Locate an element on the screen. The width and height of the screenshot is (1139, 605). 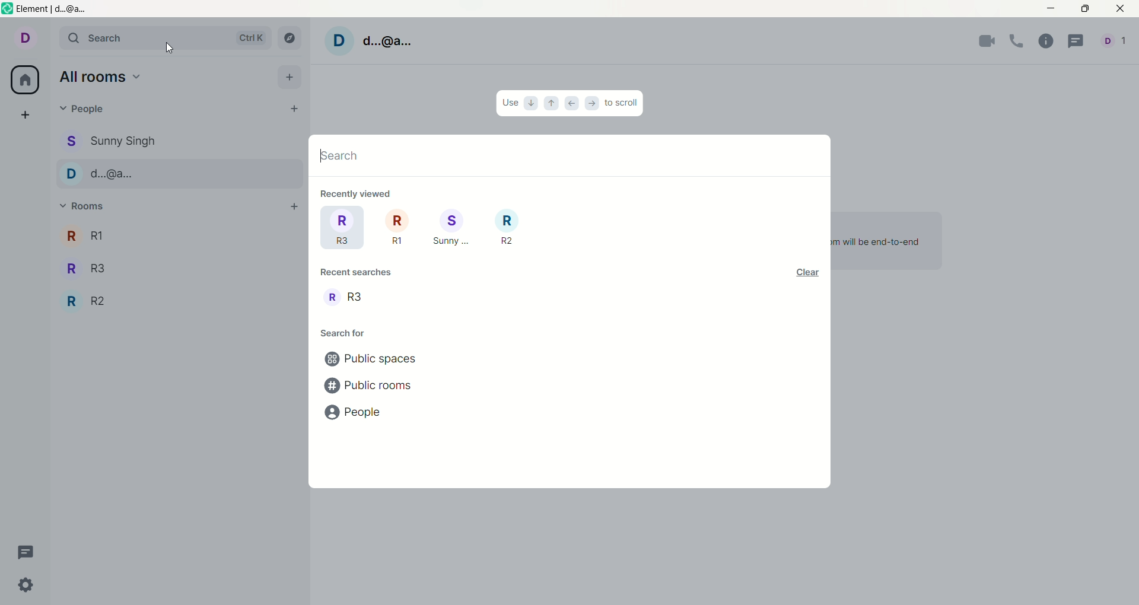
R1 is located at coordinates (81, 237).